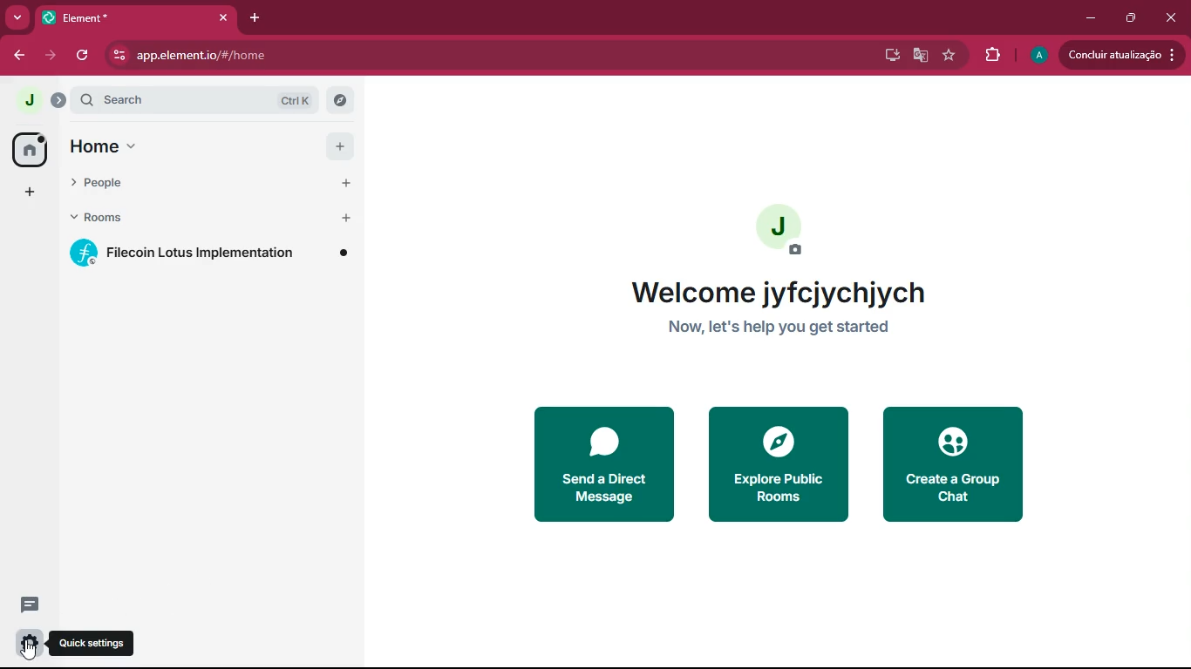  What do you see at coordinates (890, 56) in the screenshot?
I see `desktop` at bounding box center [890, 56].